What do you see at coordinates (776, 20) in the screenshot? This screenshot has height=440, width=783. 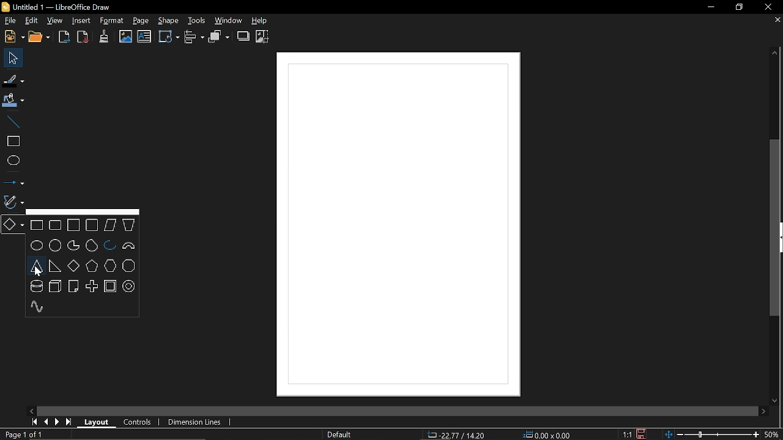 I see `Close page` at bounding box center [776, 20].